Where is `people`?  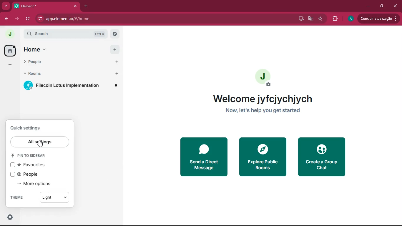
people is located at coordinates (40, 62).